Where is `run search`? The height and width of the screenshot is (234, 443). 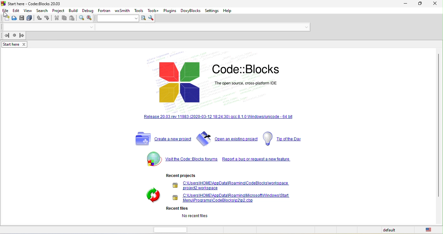 run search is located at coordinates (143, 18).